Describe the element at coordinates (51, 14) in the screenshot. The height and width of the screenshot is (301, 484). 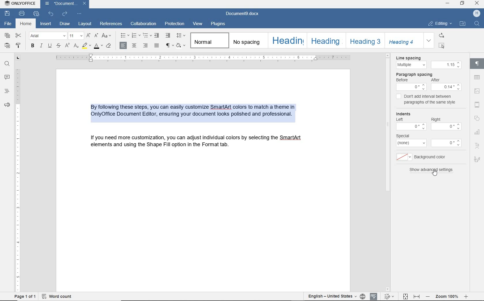
I see `undo` at that location.